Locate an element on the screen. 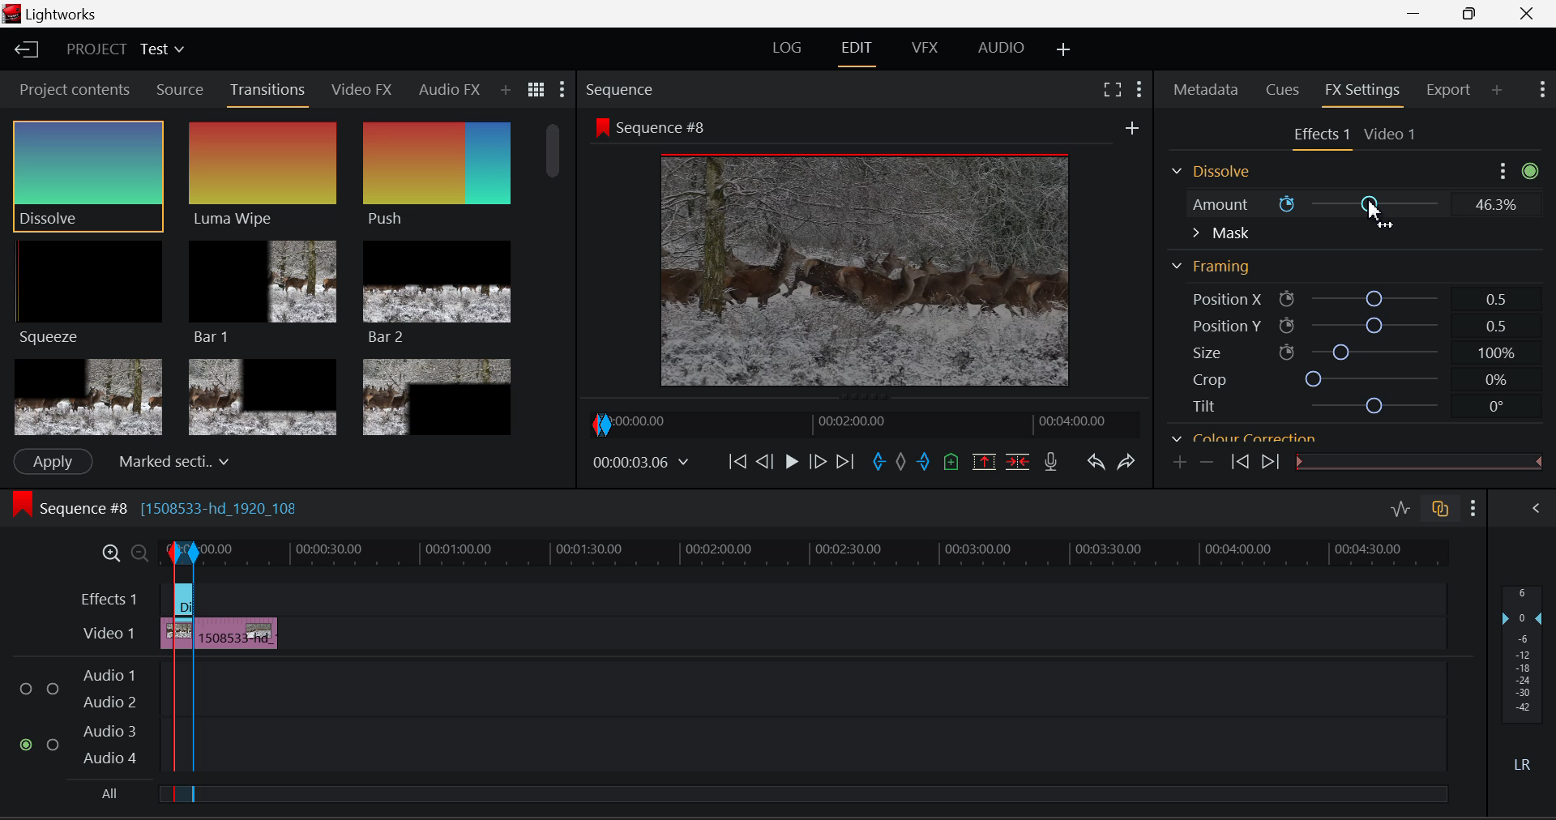 The height and width of the screenshot is (820, 1556). Push is located at coordinates (437, 177).